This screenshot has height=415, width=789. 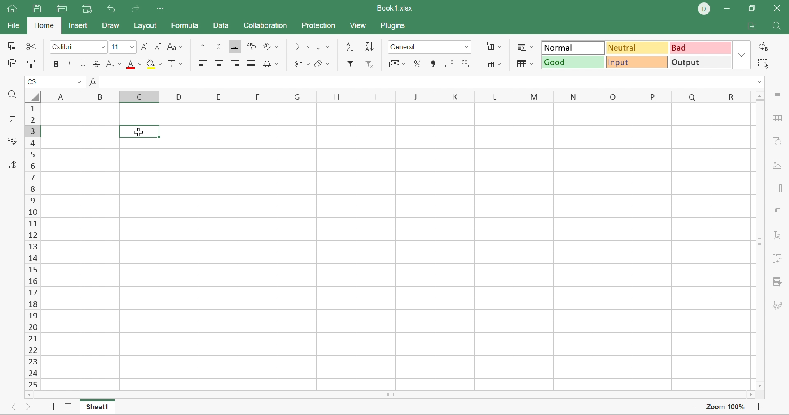 What do you see at coordinates (780, 214) in the screenshot?
I see `paragraph settings` at bounding box center [780, 214].